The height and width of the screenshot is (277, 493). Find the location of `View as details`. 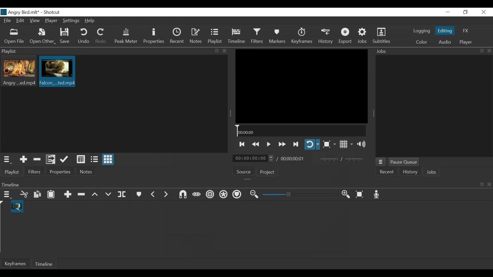

View as details is located at coordinates (81, 160).